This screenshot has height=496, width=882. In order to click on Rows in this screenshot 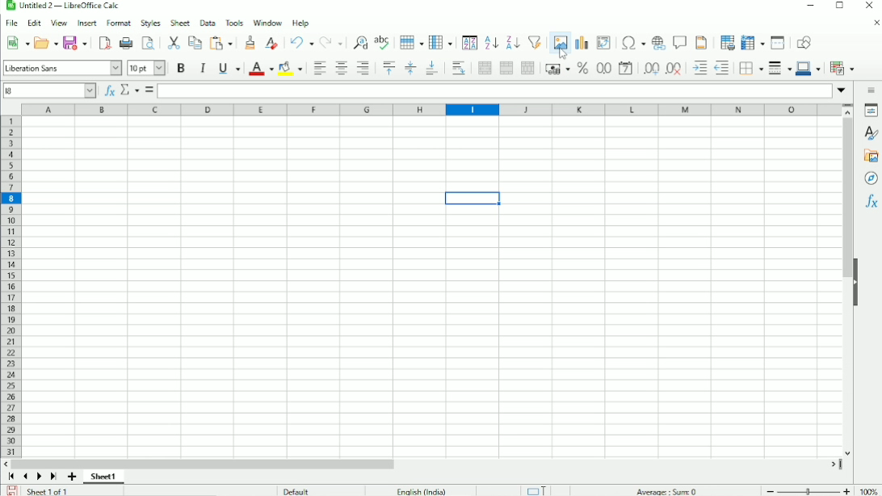, I will do `click(411, 44)`.